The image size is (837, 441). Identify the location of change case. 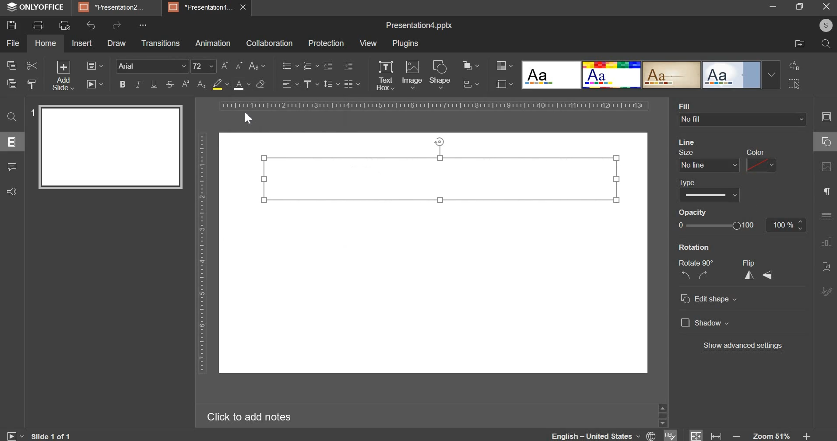
(257, 66).